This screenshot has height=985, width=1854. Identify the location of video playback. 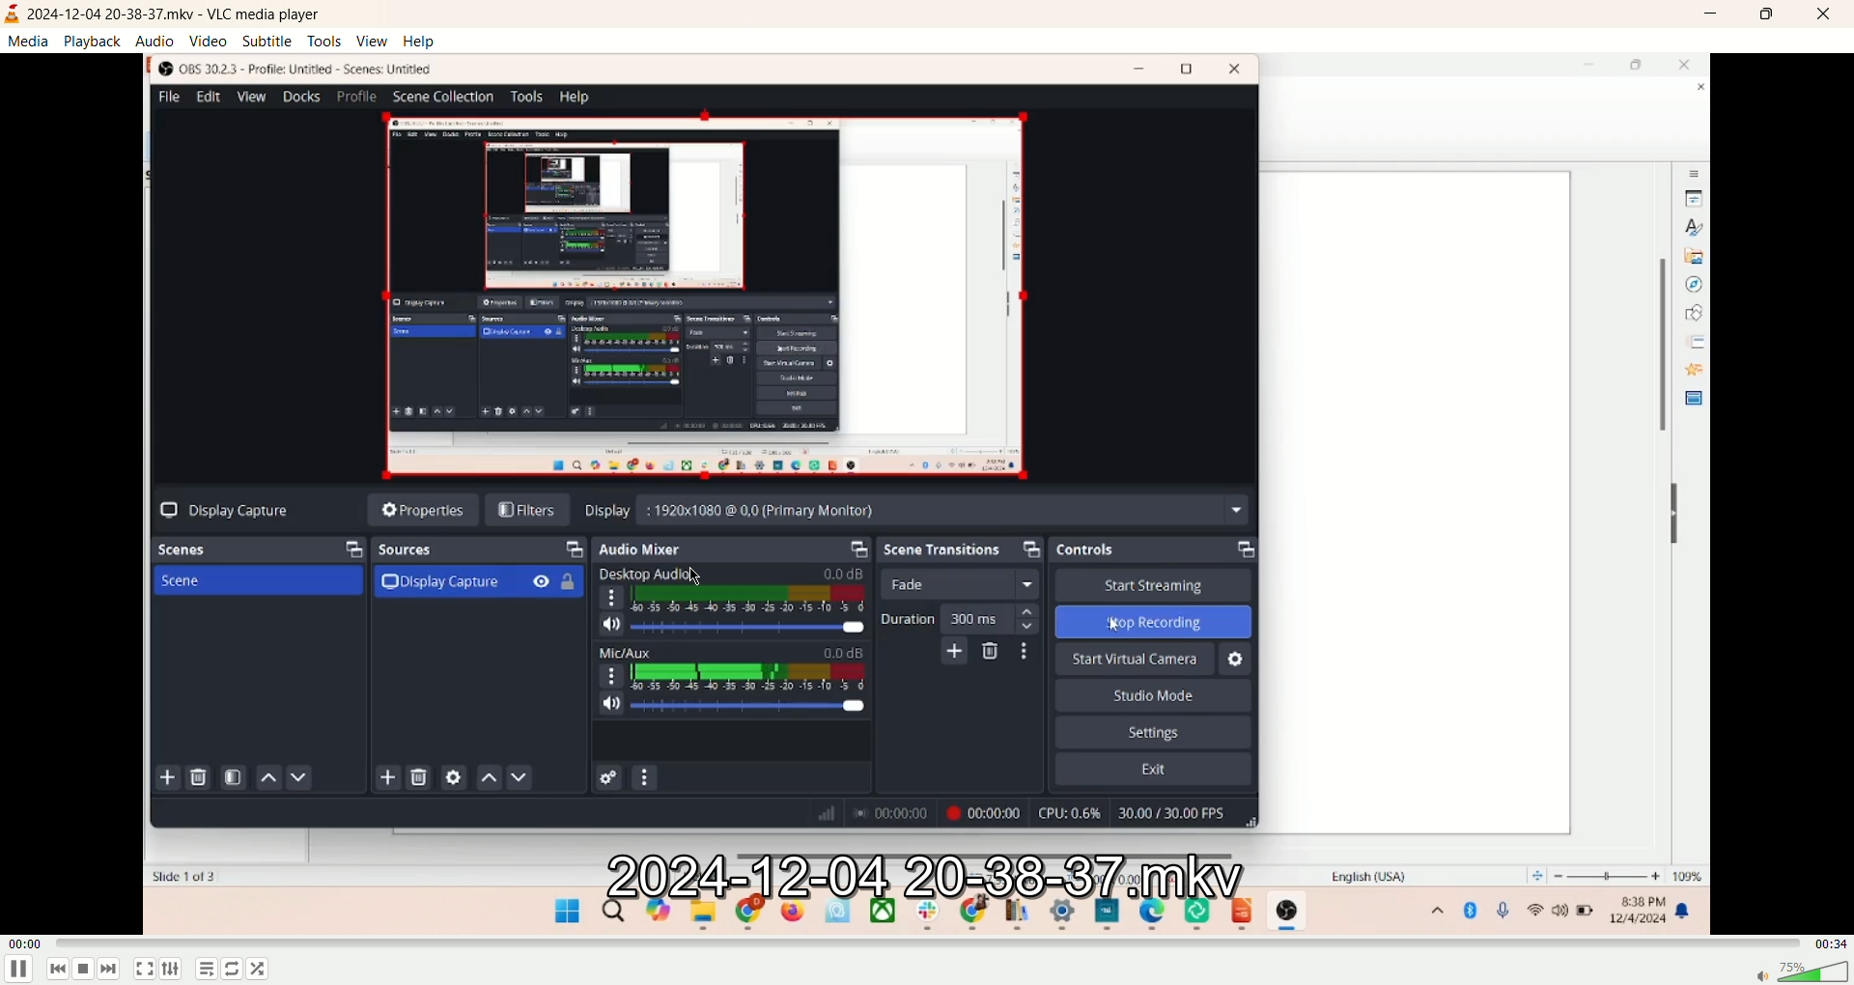
(927, 442).